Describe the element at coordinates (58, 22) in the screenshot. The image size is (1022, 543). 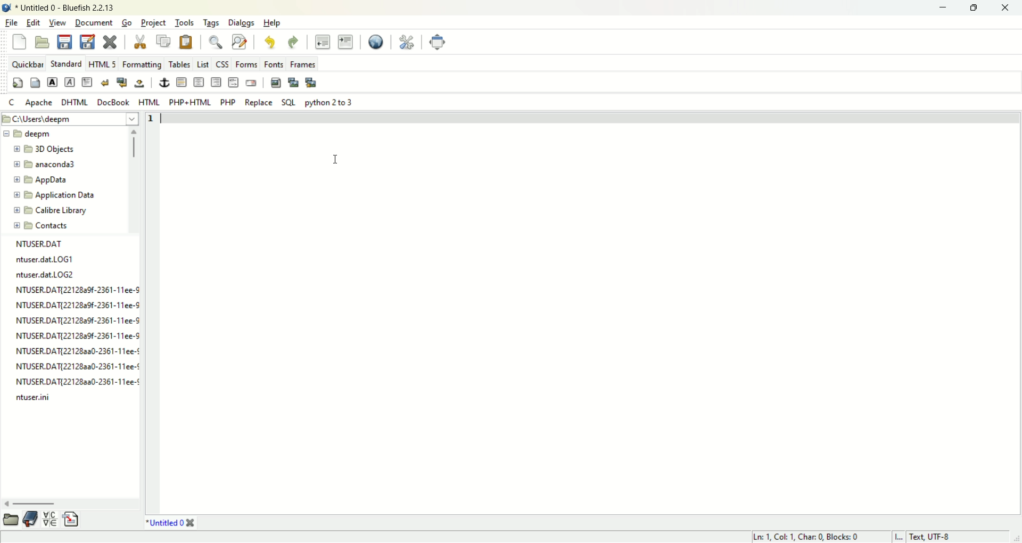
I see `view` at that location.